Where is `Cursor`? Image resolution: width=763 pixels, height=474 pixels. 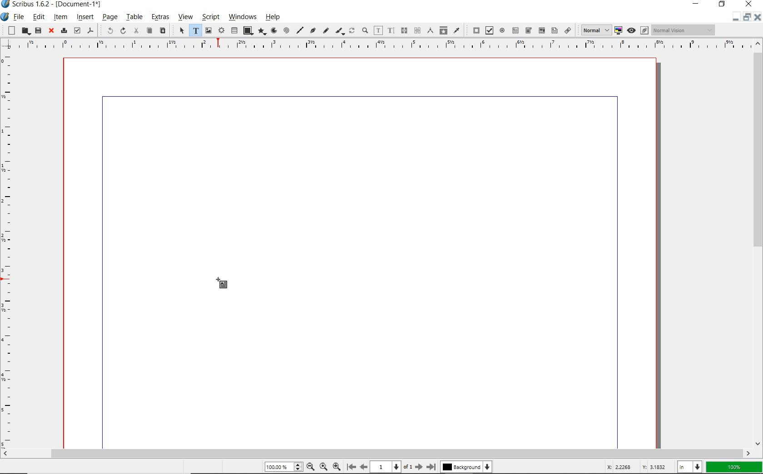 Cursor is located at coordinates (223, 284).